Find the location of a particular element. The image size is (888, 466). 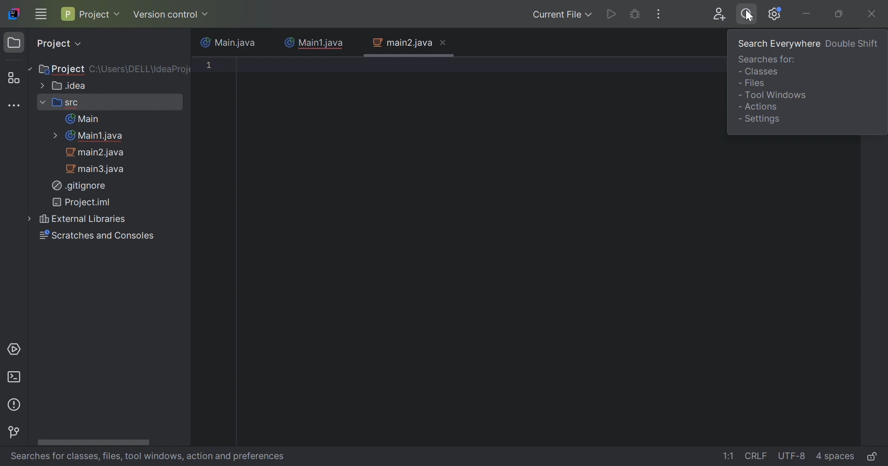

Main is located at coordinates (82, 118).